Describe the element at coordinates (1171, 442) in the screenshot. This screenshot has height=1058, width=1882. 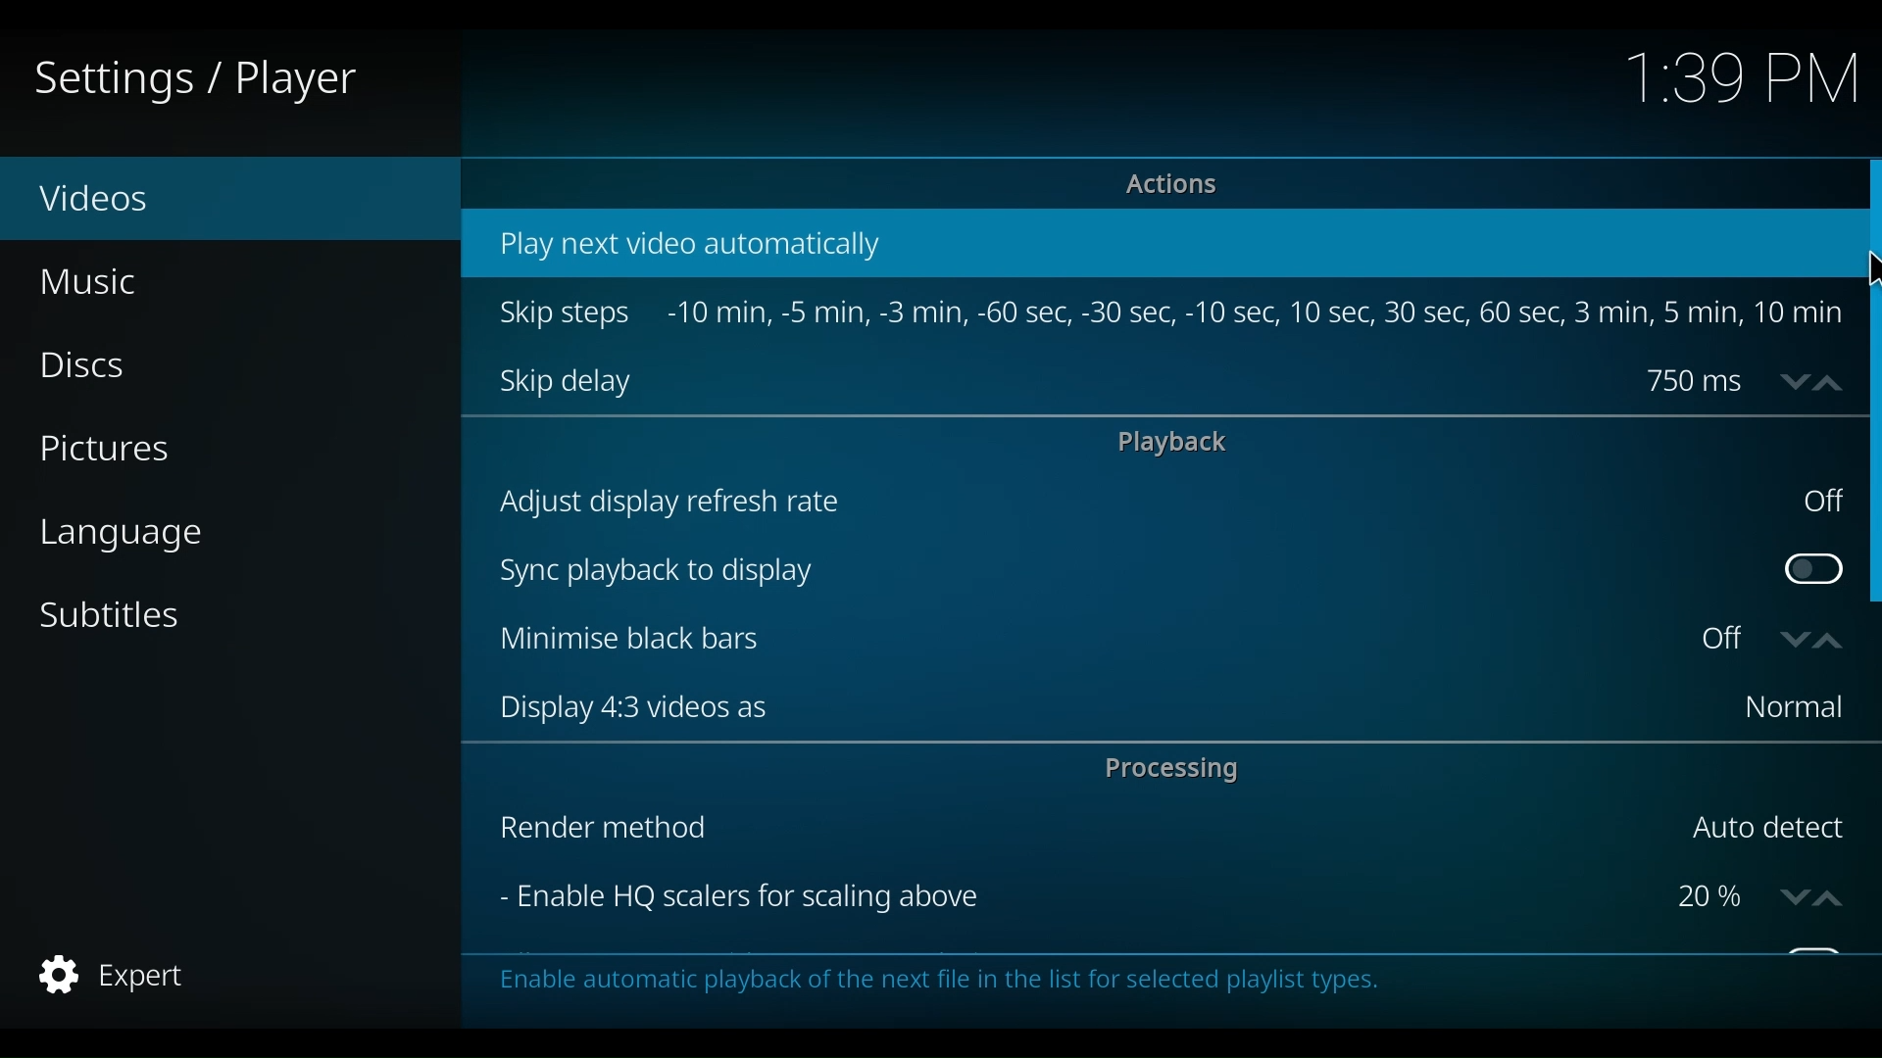
I see `playback` at that location.